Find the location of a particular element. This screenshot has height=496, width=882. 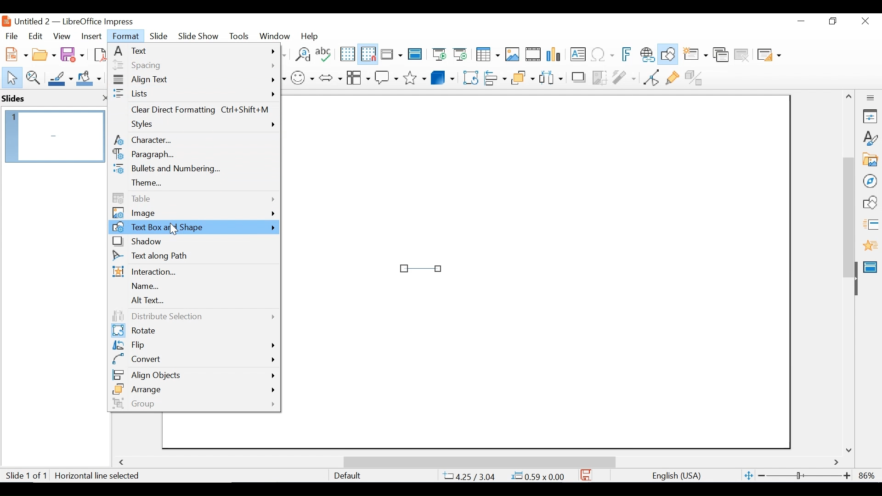

 is located at coordinates (358, 77).